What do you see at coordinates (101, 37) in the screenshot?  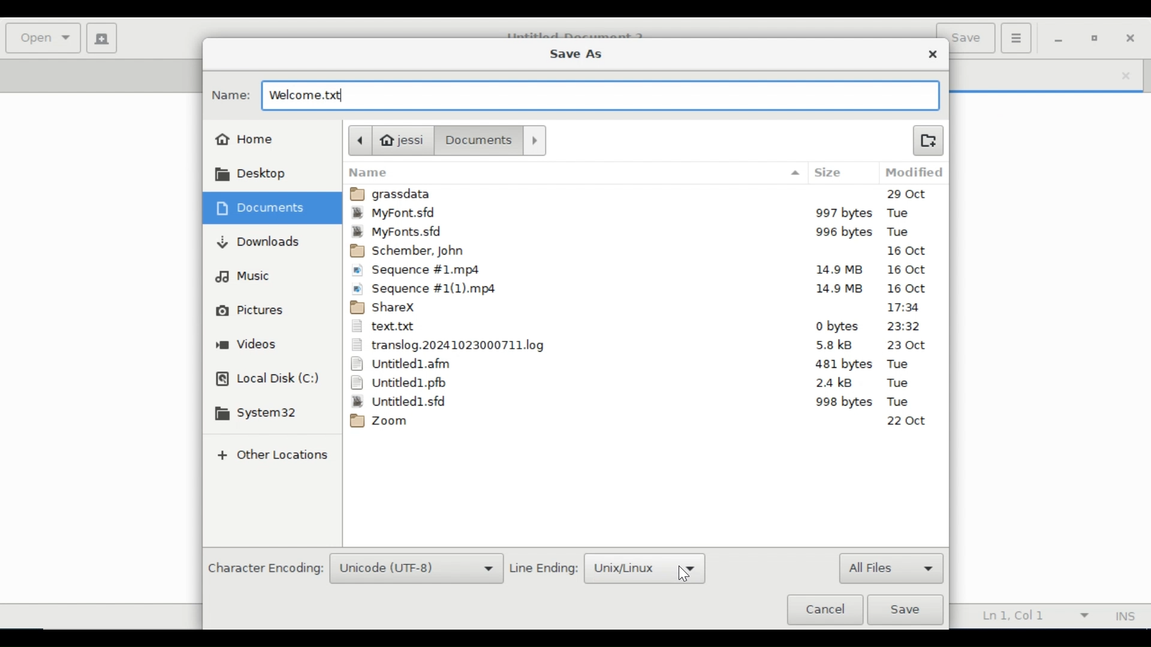 I see `Create new document` at bounding box center [101, 37].